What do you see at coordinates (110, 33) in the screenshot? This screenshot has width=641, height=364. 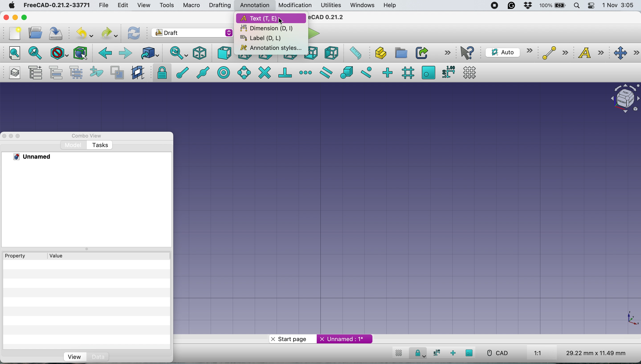 I see `redo` at bounding box center [110, 33].